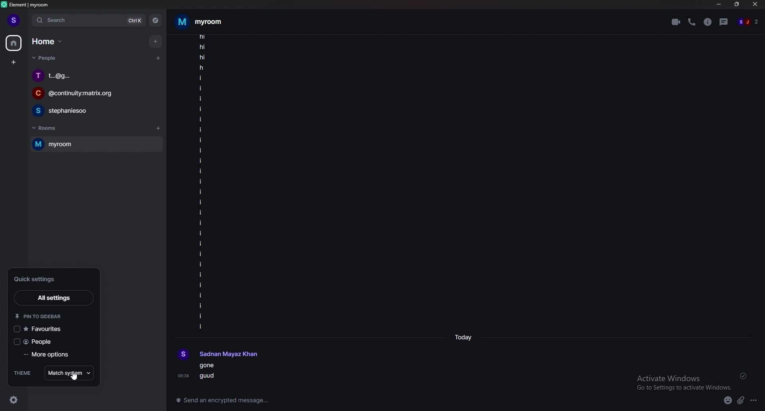 The width and height of the screenshot is (765, 411). What do you see at coordinates (741, 400) in the screenshot?
I see `attachment` at bounding box center [741, 400].